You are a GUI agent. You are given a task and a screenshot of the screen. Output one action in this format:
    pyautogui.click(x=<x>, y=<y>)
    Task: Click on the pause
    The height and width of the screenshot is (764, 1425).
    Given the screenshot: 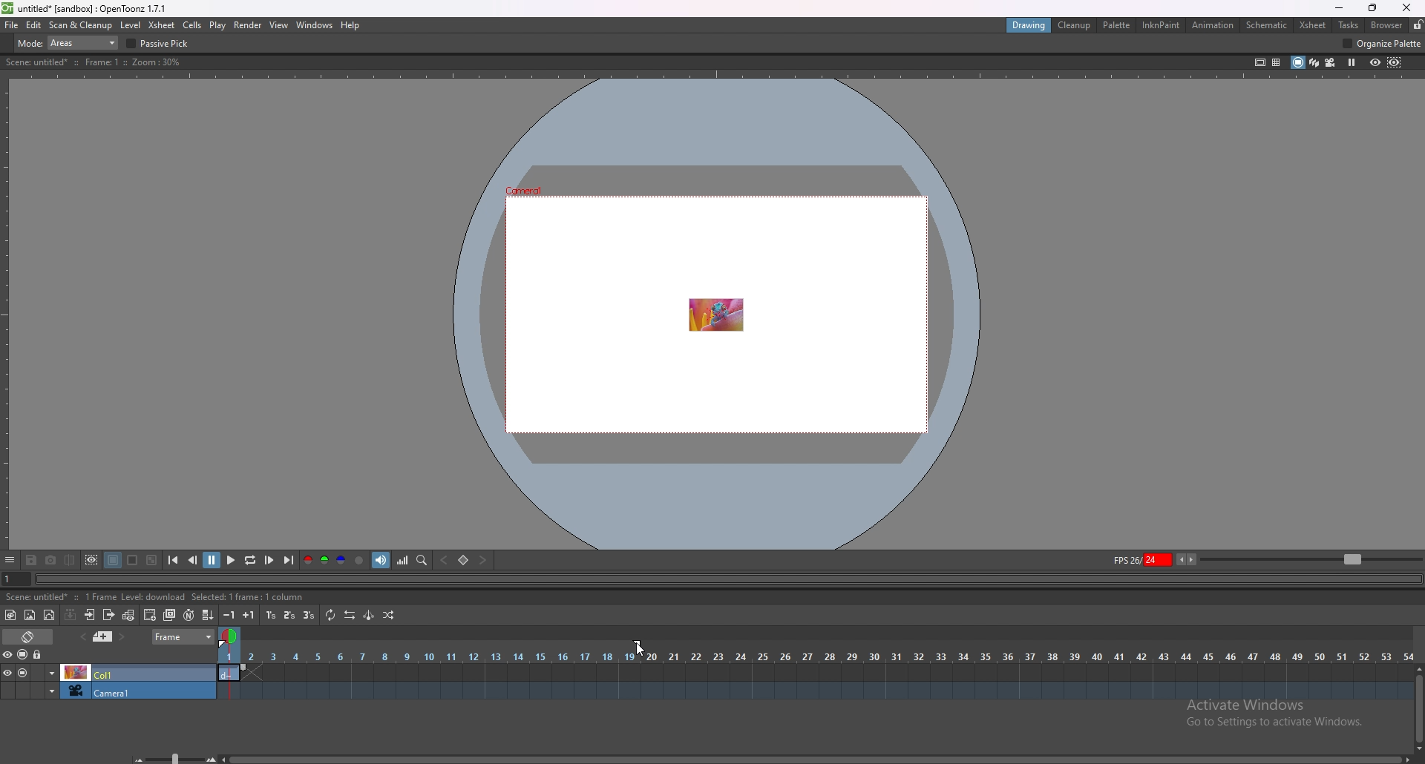 What is the action you would take?
    pyautogui.click(x=213, y=559)
    